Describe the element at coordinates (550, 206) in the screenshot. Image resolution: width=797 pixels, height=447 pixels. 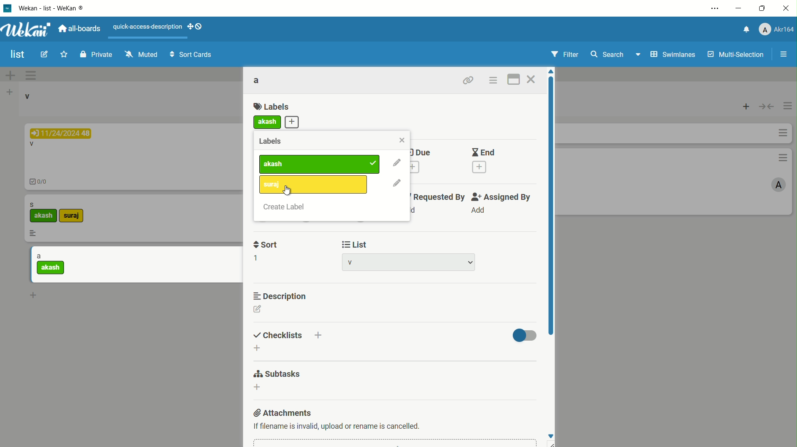
I see `scroll bar` at that location.